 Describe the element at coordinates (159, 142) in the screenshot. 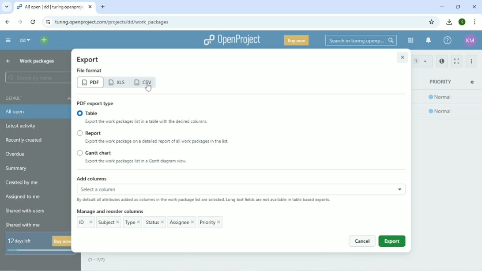

I see `Export the work package on a detailed report of all work packages in the list` at that location.